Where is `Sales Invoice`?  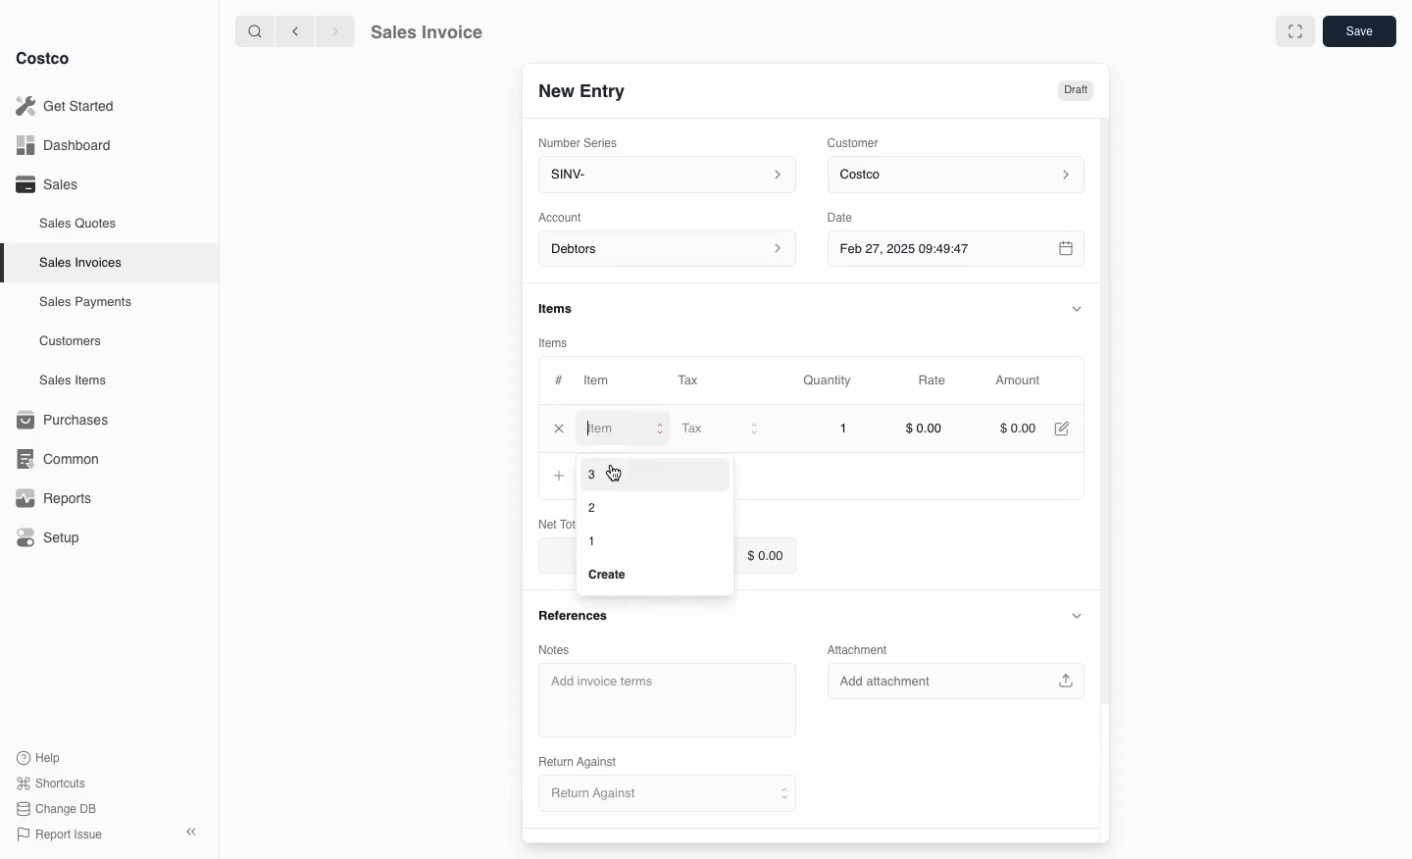 Sales Invoice is located at coordinates (426, 32).